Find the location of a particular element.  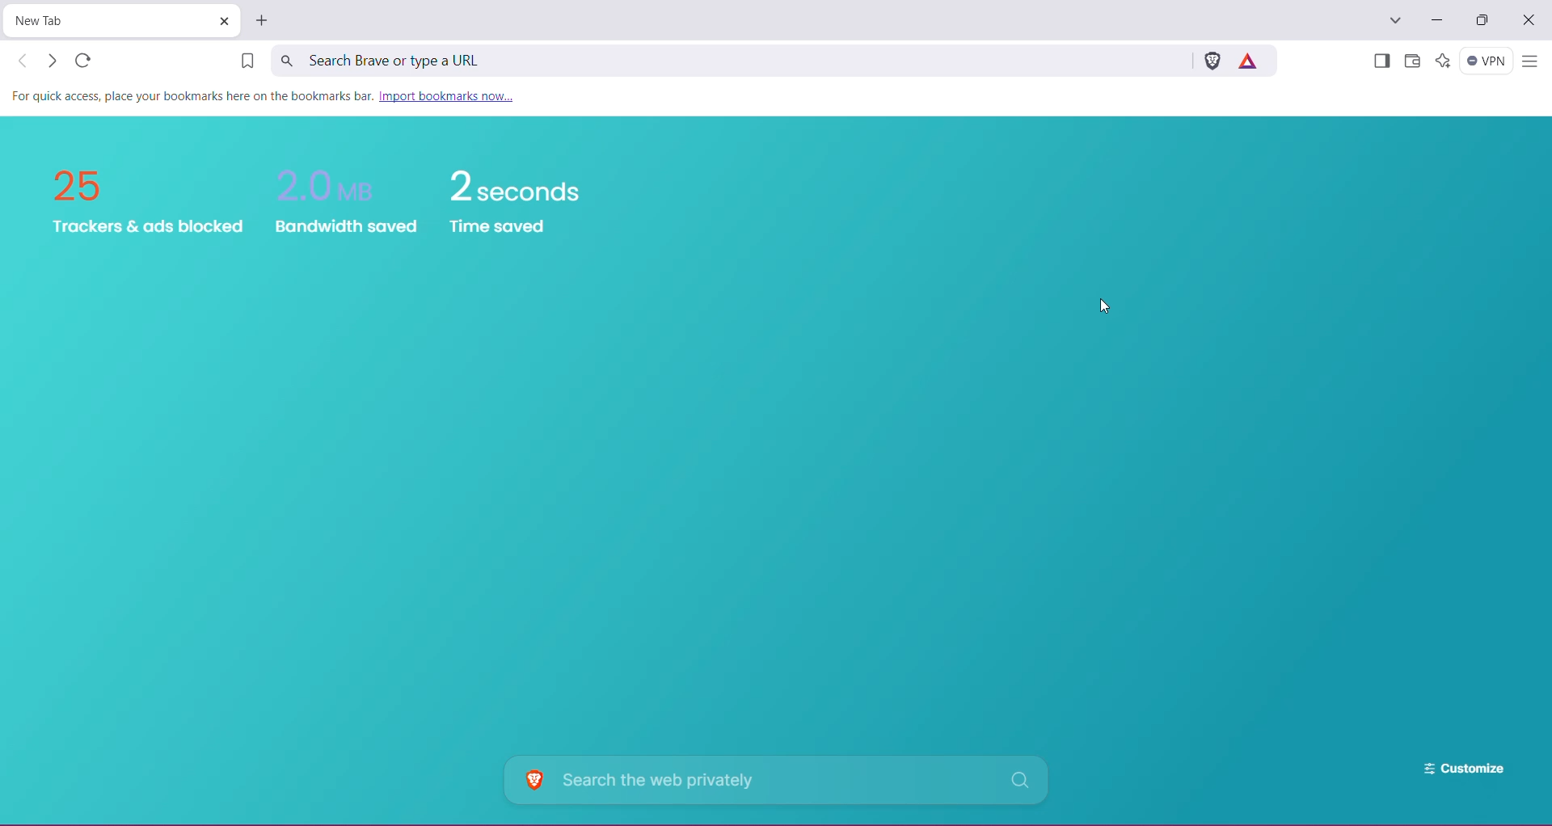

Earn tokens for private Ads you see in Brave is located at coordinates (1251, 60).